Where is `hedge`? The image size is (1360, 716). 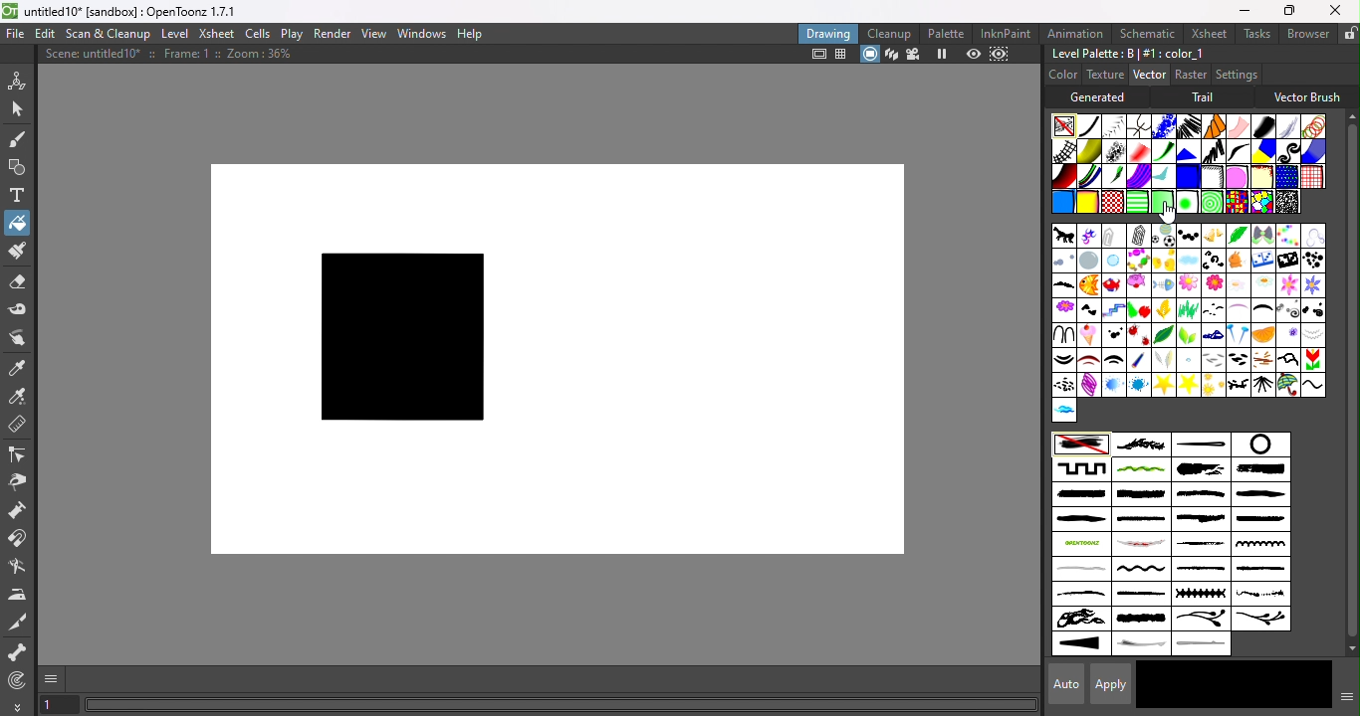 hedge is located at coordinates (1313, 309).